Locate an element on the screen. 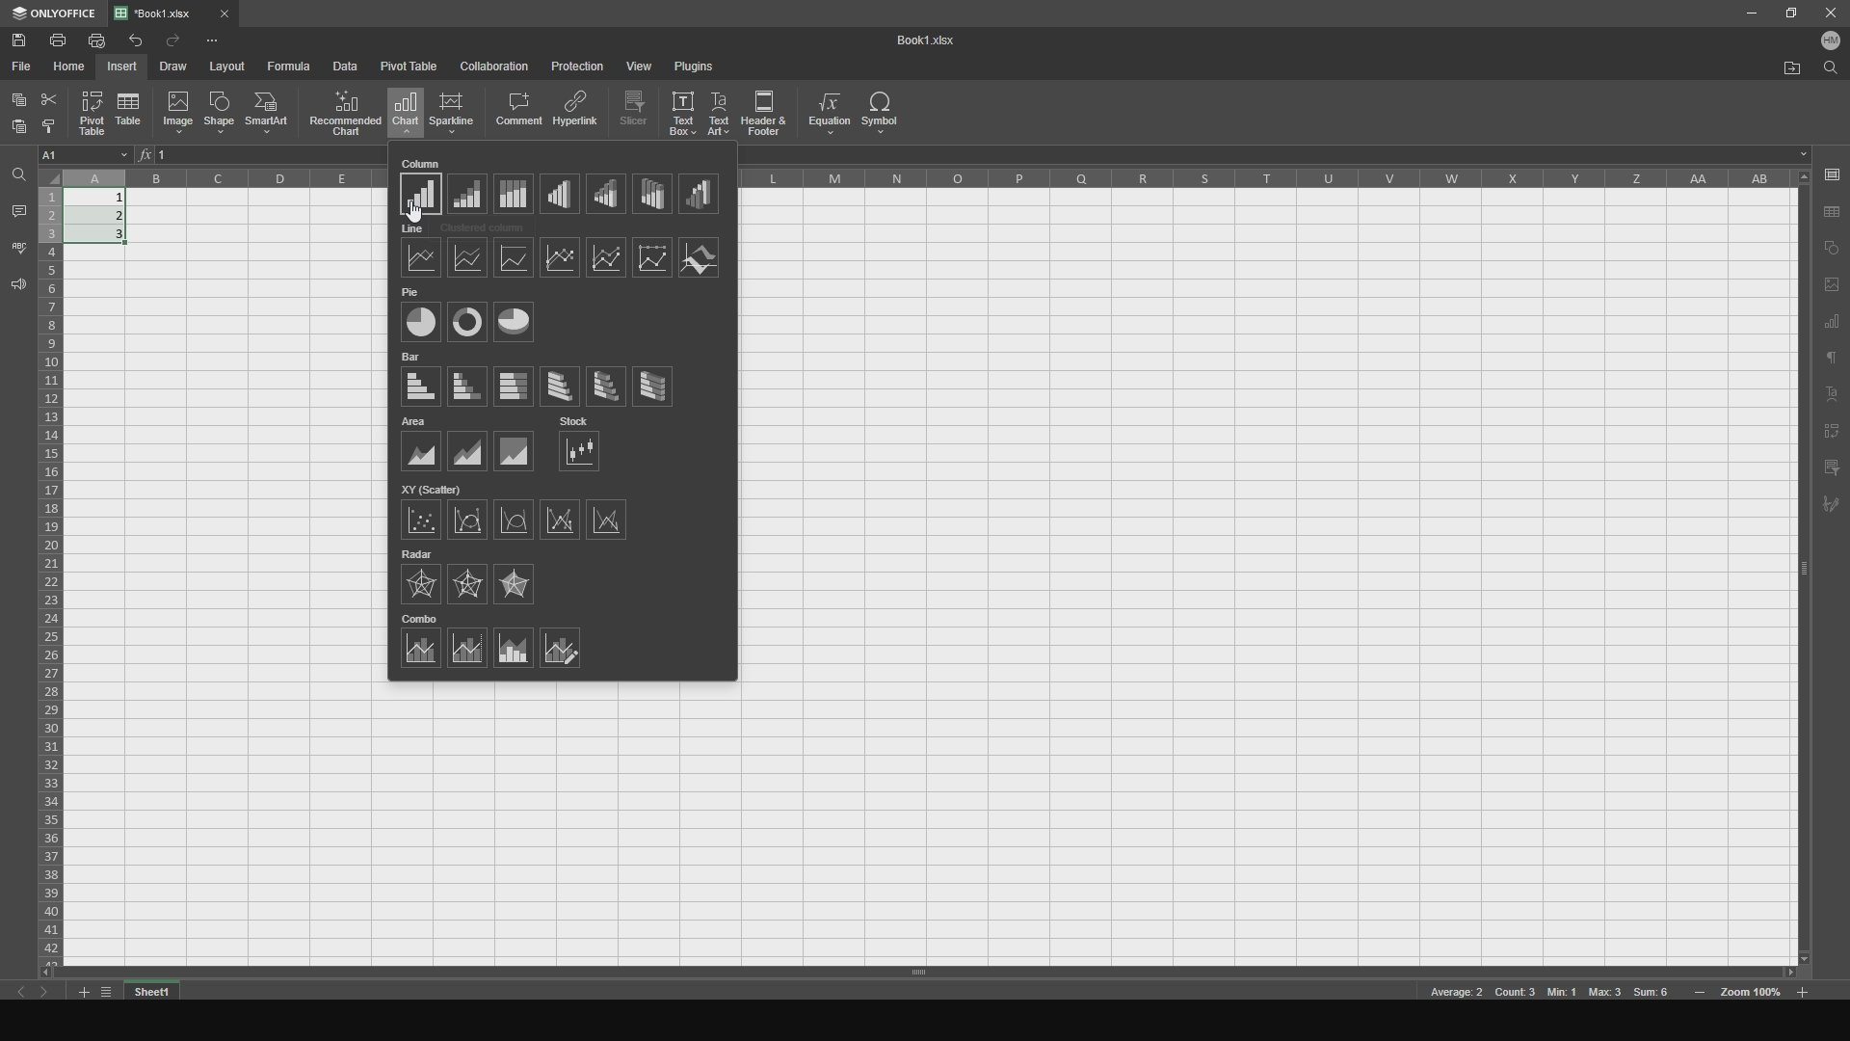 This screenshot has height=1041, width=1850. minimize is located at coordinates (1750, 15).